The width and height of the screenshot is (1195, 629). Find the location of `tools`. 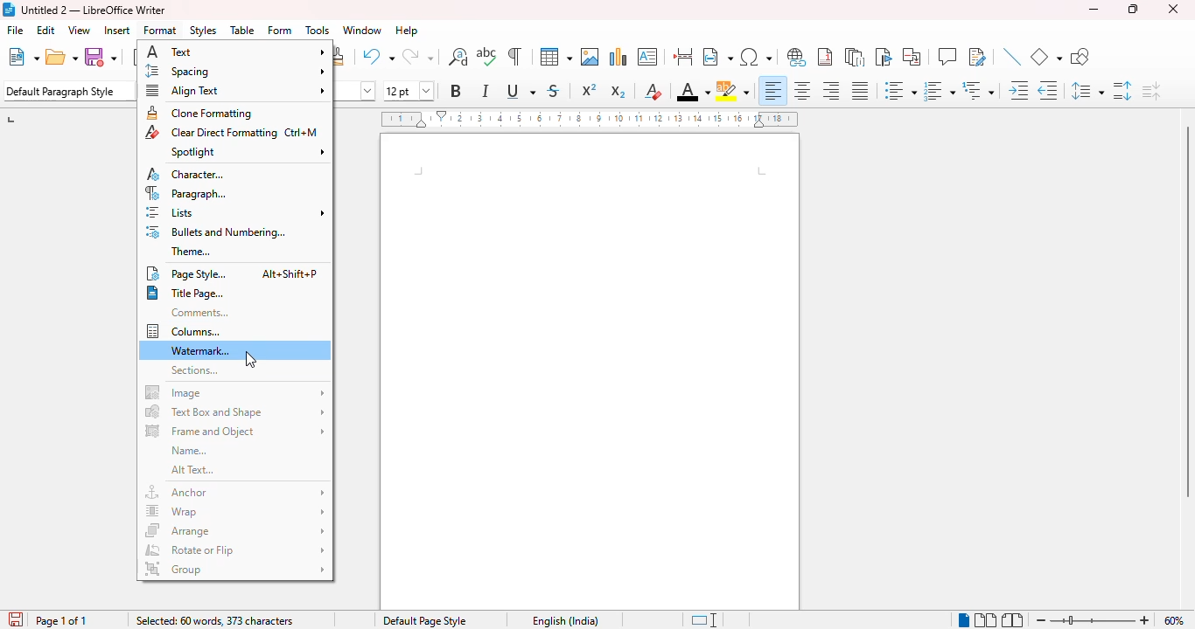

tools is located at coordinates (318, 31).